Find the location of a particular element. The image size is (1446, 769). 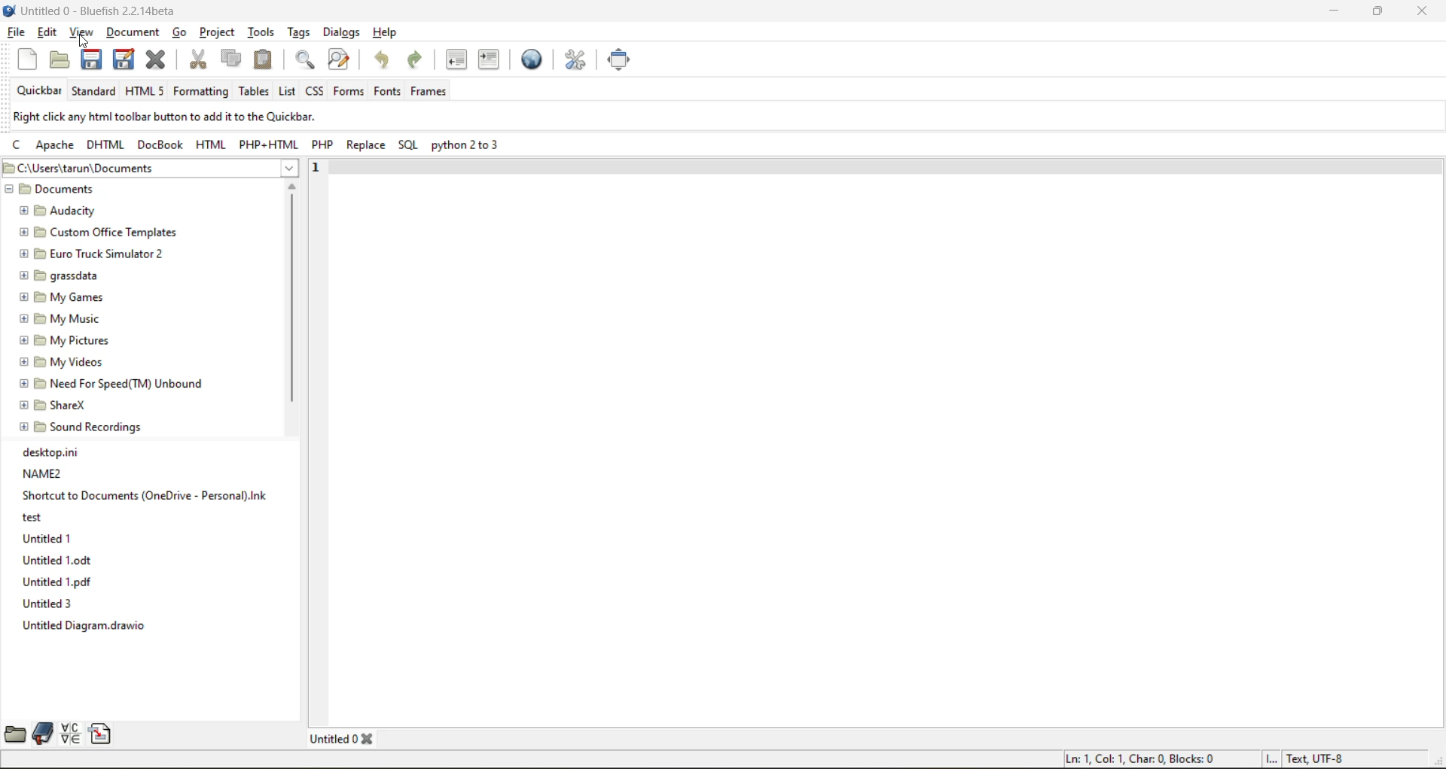

file is located at coordinates (15, 32).